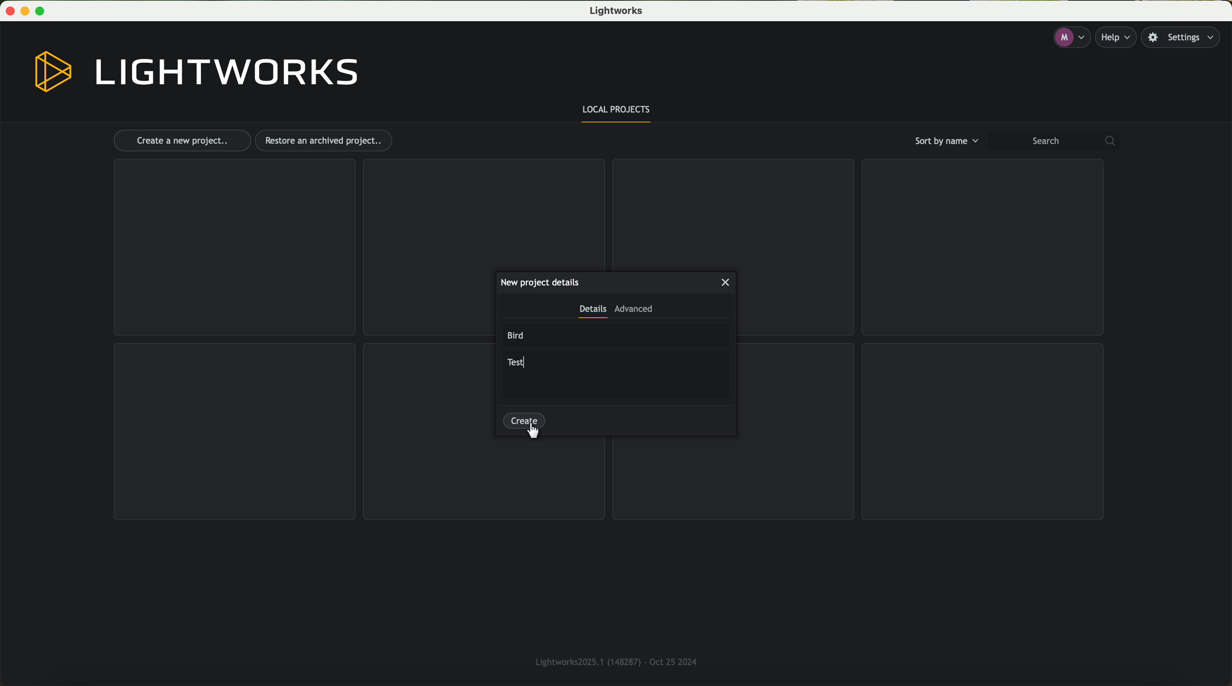  What do you see at coordinates (726, 283) in the screenshot?
I see `close` at bounding box center [726, 283].